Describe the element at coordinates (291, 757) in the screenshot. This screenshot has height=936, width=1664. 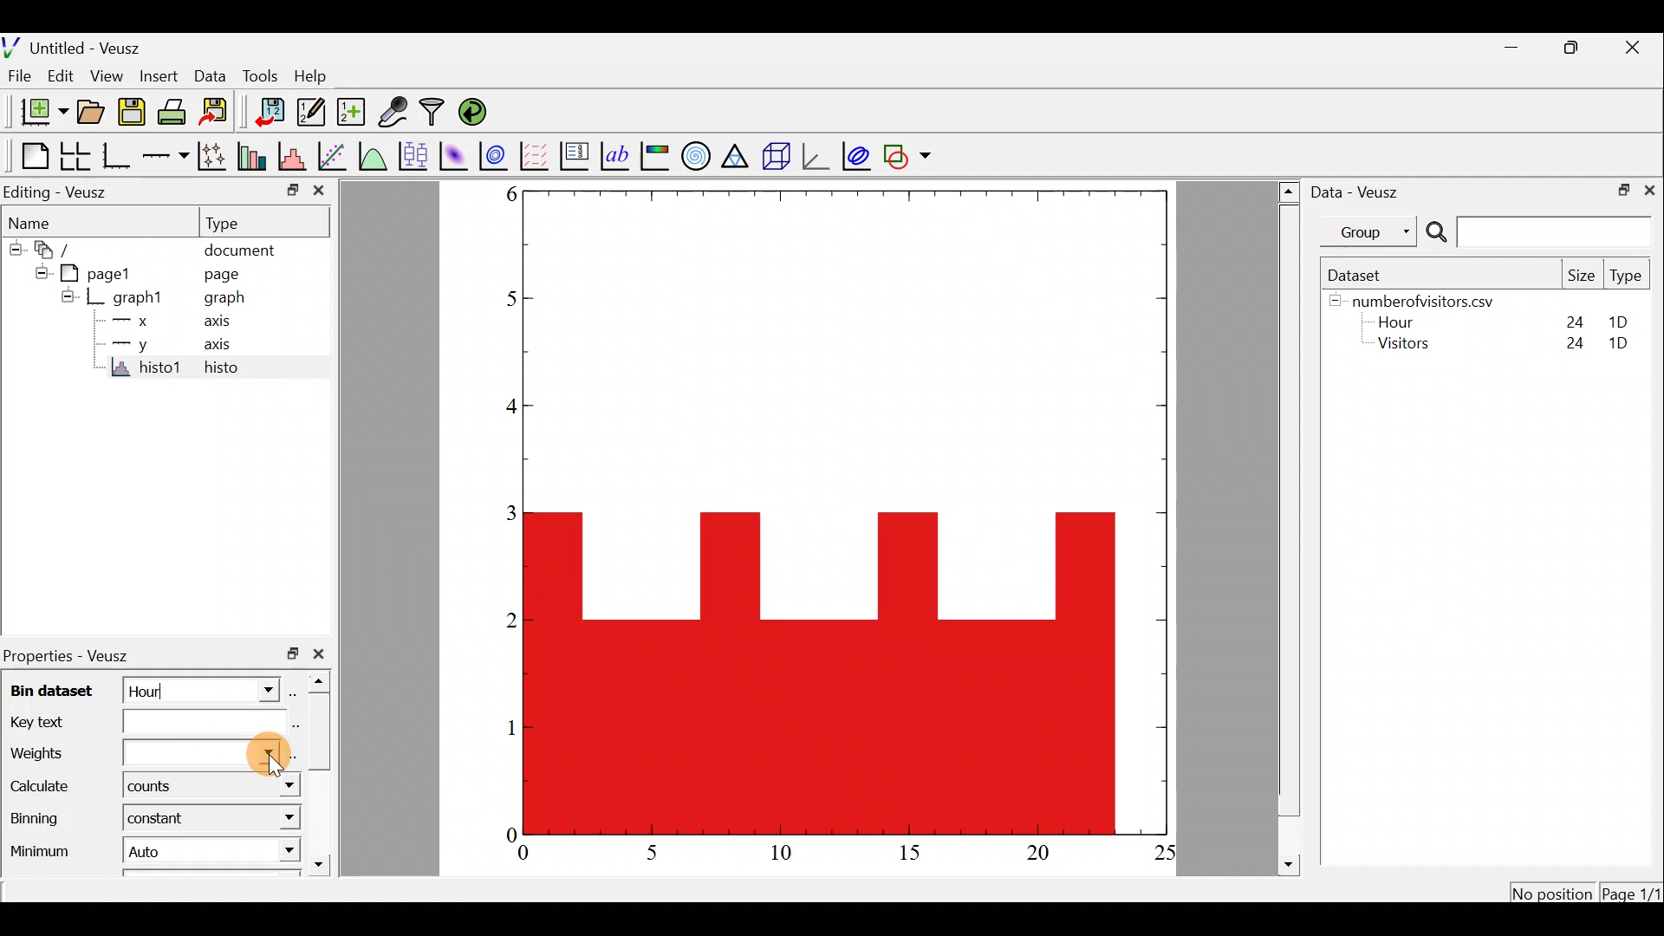
I see `select using dataset browser` at that location.